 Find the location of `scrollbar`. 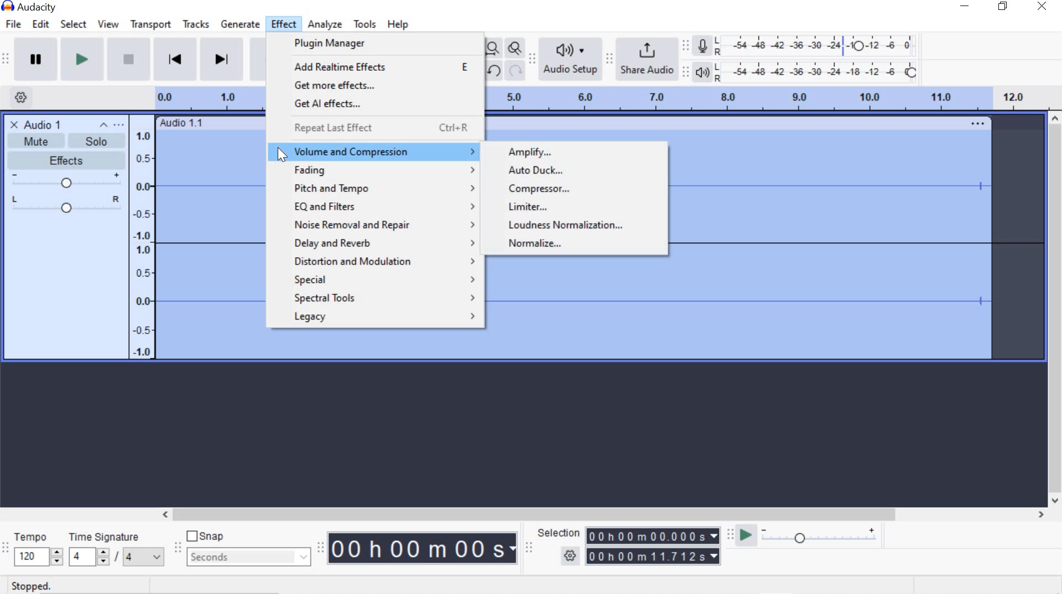

scrollbar is located at coordinates (601, 513).